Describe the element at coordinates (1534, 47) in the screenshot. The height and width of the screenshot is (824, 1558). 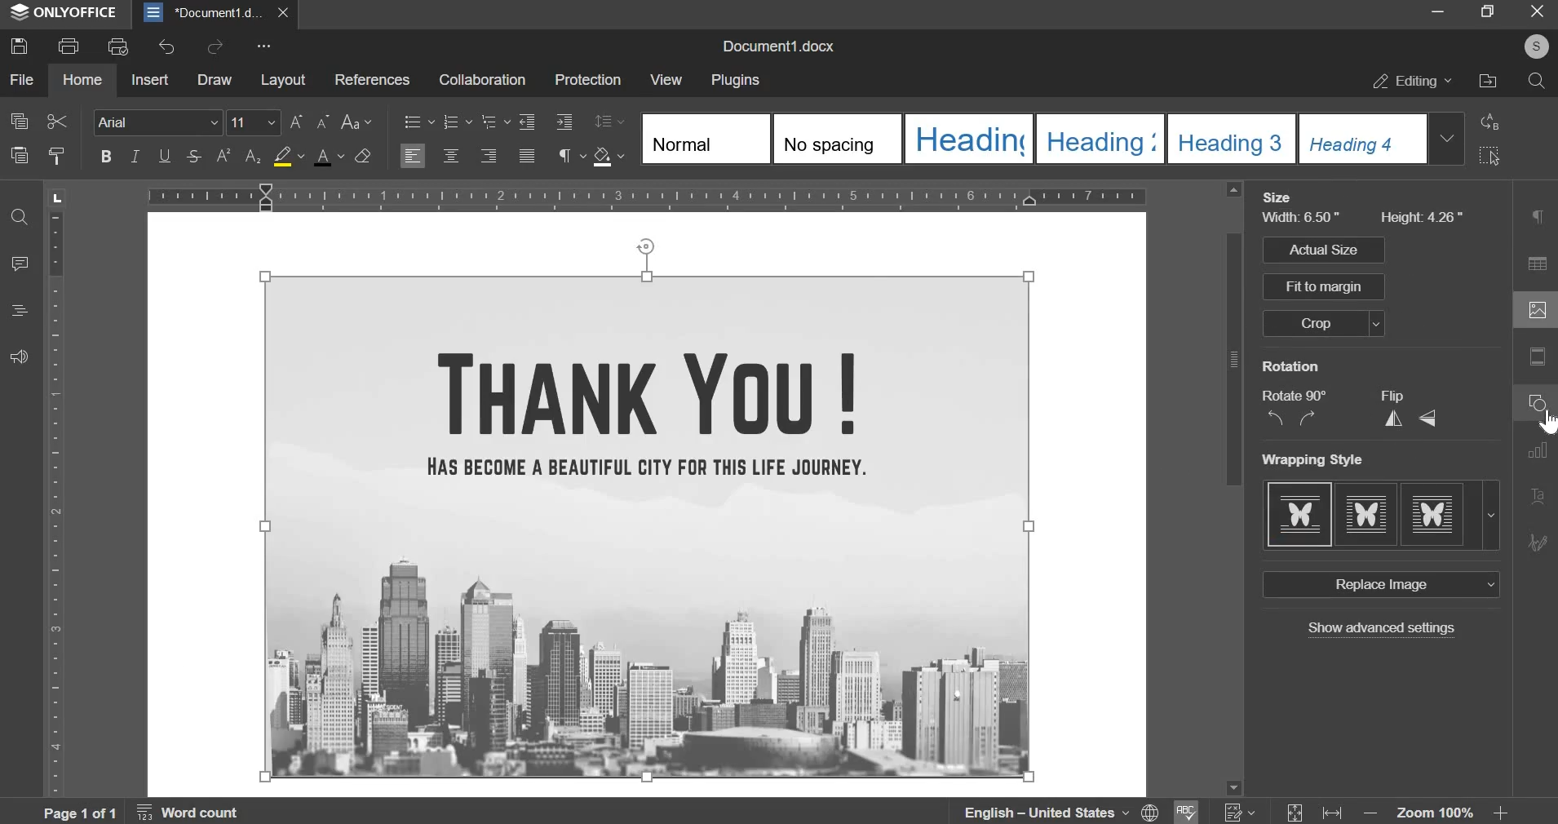
I see `S` at that location.